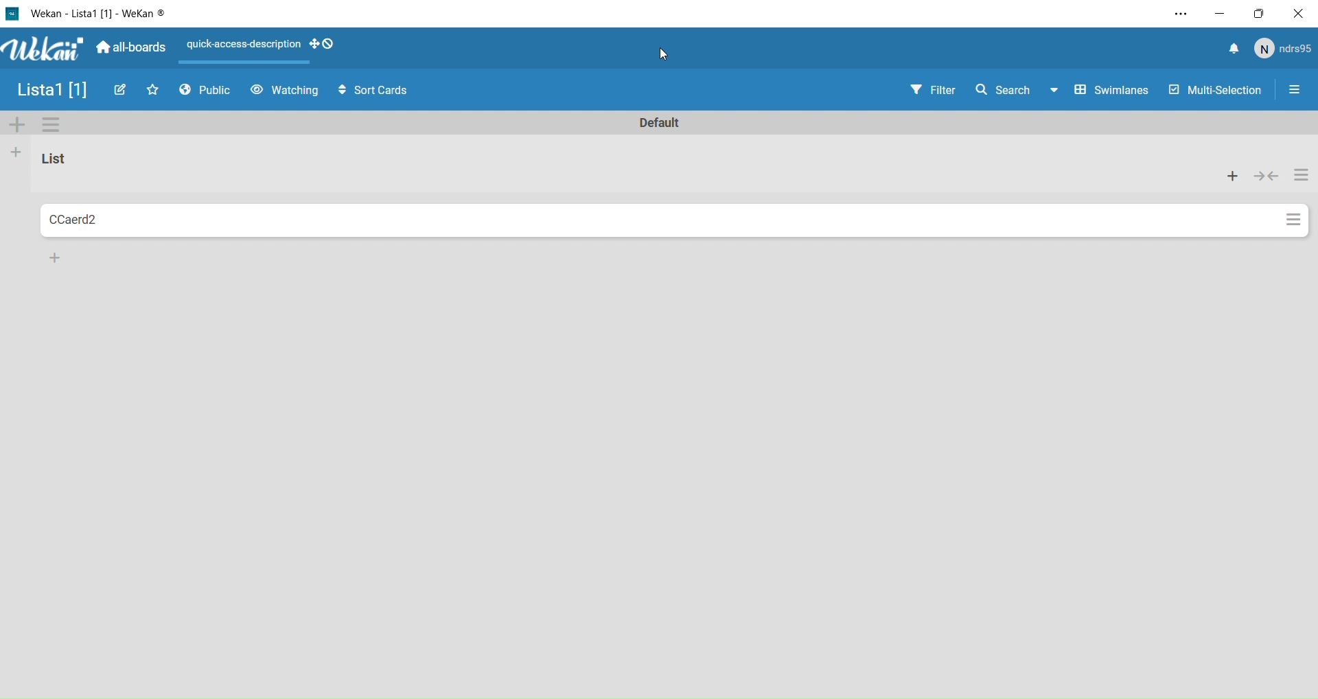 This screenshot has width=1318, height=699. What do you see at coordinates (1281, 49) in the screenshot?
I see `User` at bounding box center [1281, 49].